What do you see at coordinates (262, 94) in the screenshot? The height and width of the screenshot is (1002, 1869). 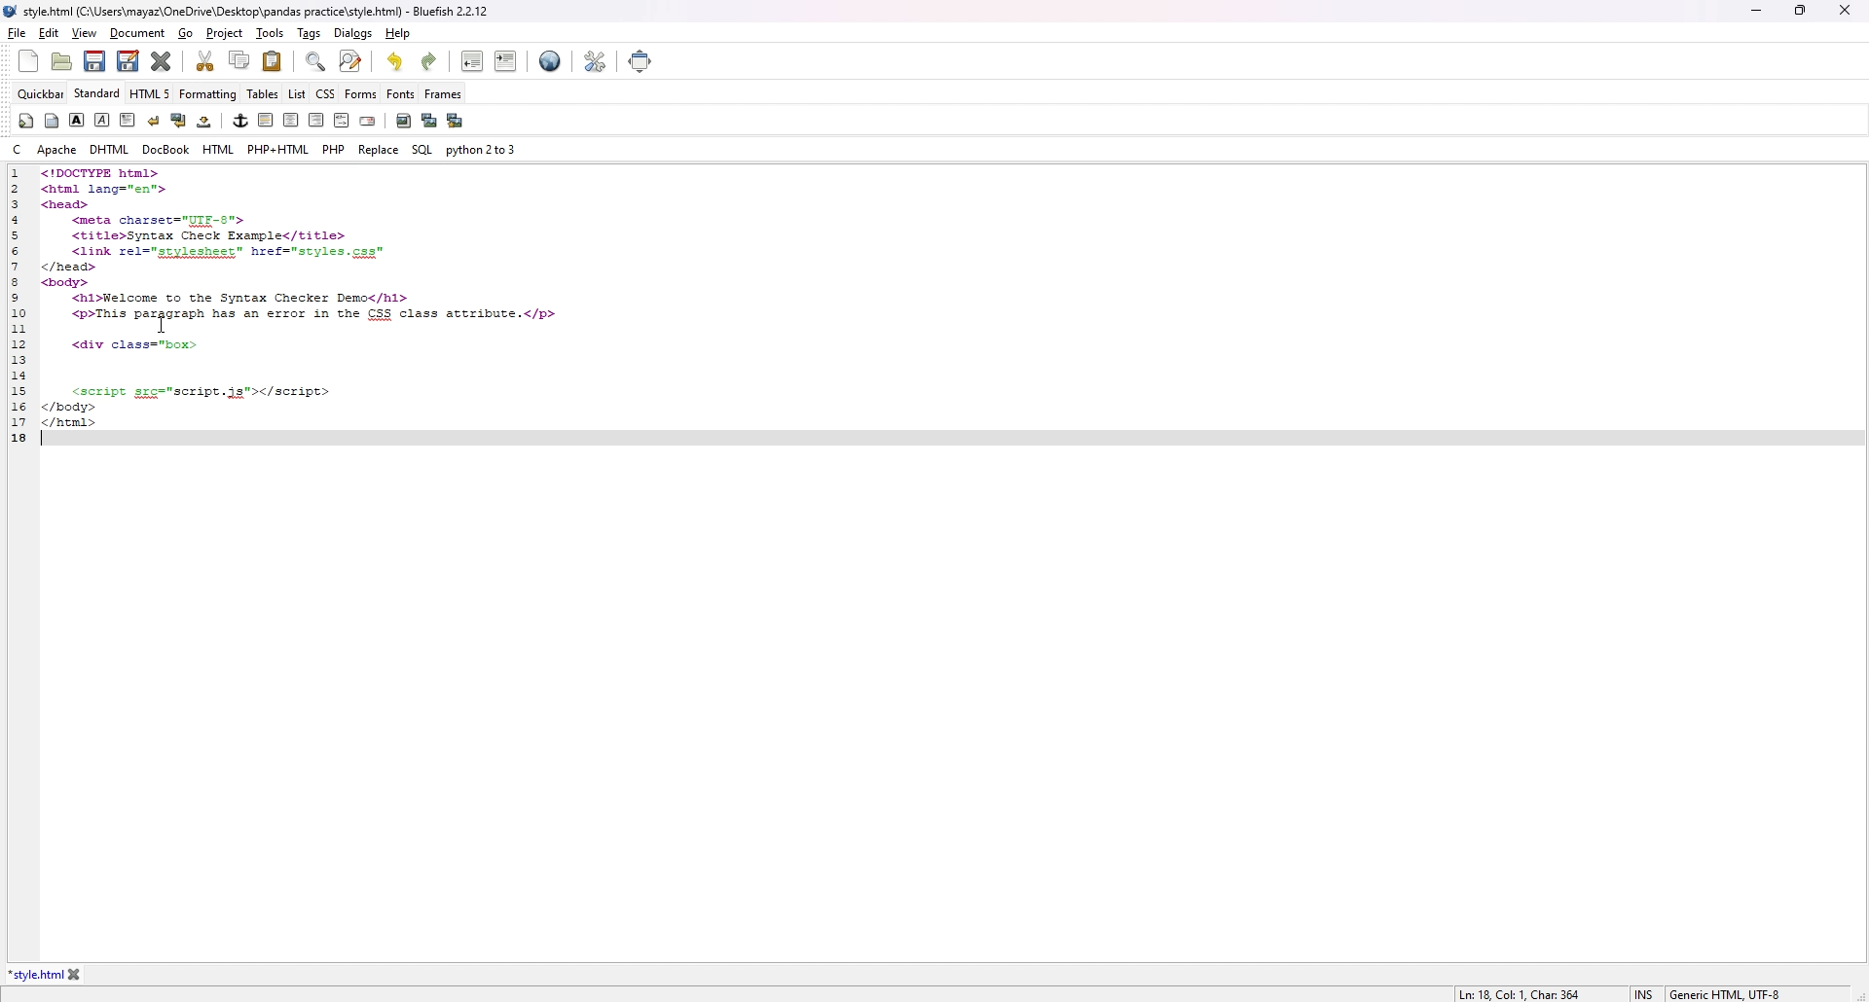 I see `tables` at bounding box center [262, 94].